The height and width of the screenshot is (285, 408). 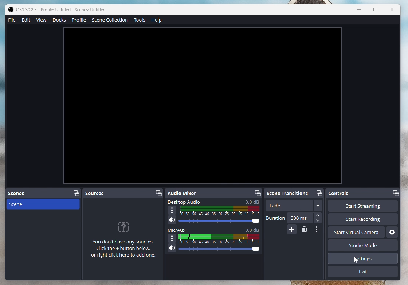 I want to click on Profile, so click(x=80, y=20).